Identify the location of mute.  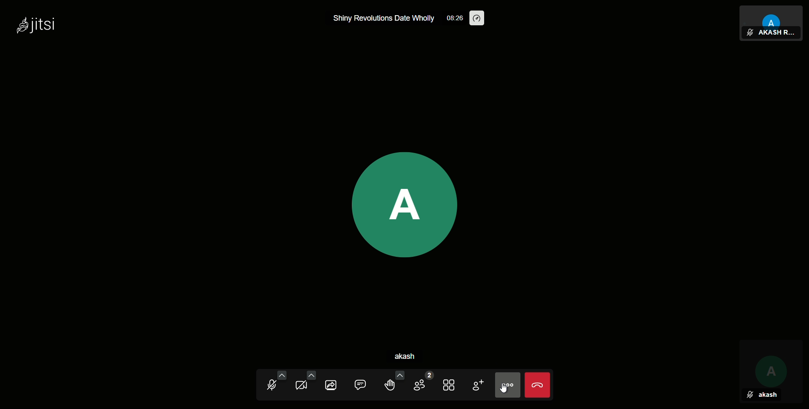
(750, 396).